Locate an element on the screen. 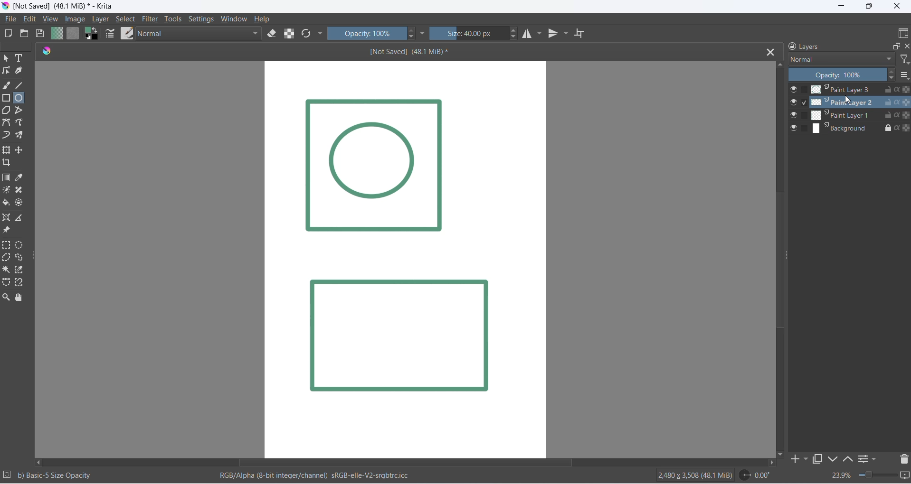 This screenshot has height=484, width=911. scrollbar is located at coordinates (787, 257).